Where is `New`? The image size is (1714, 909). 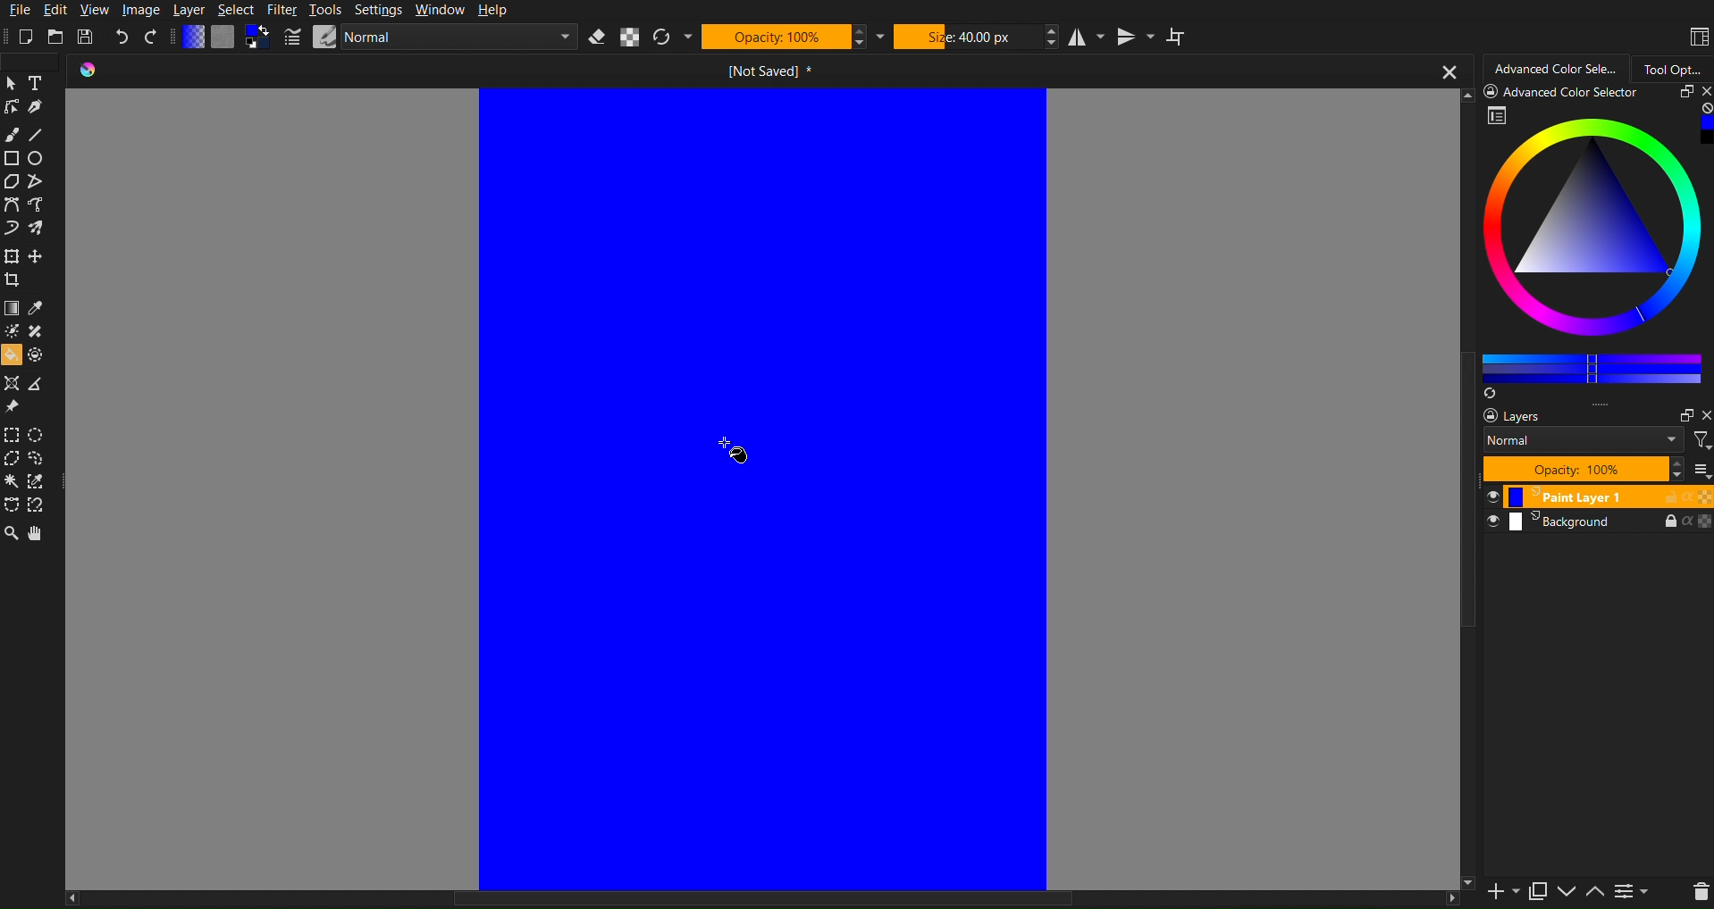
New is located at coordinates (27, 37).